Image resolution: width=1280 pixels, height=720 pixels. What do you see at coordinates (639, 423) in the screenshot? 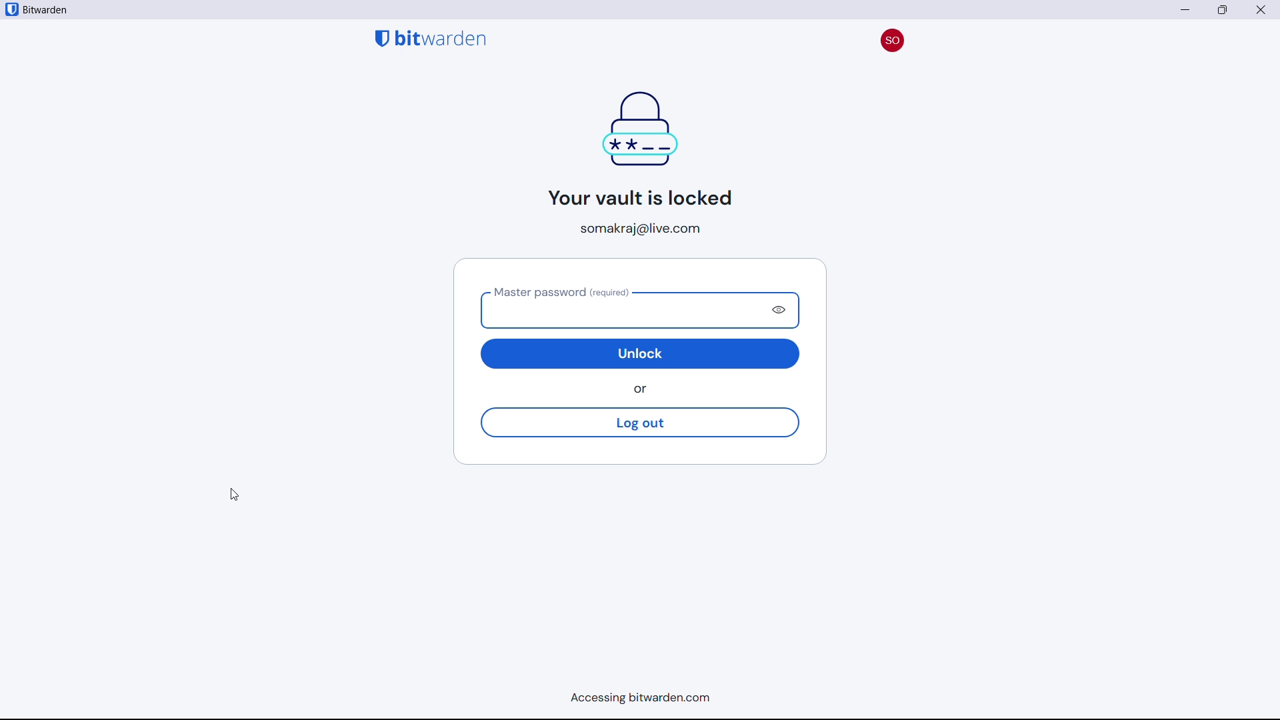
I see `Logout ` at bounding box center [639, 423].